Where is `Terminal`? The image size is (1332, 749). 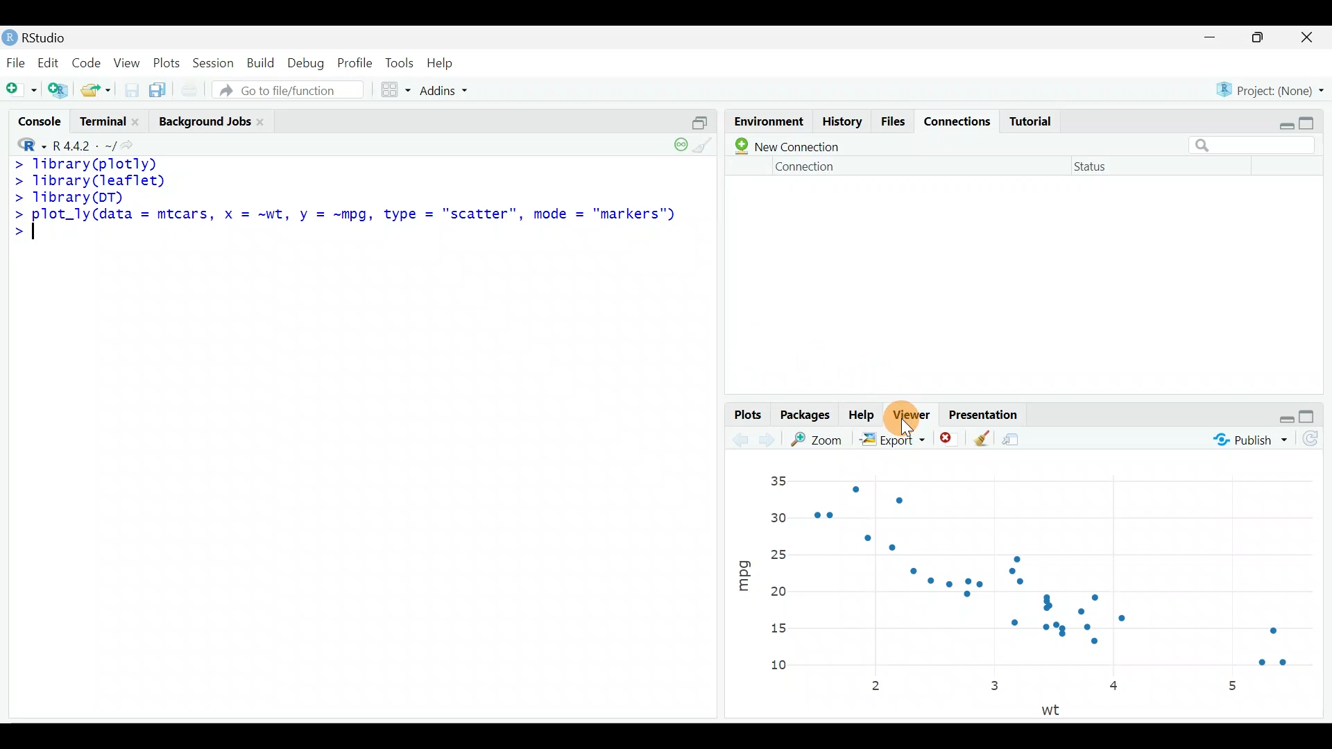
Terminal is located at coordinates (103, 122).